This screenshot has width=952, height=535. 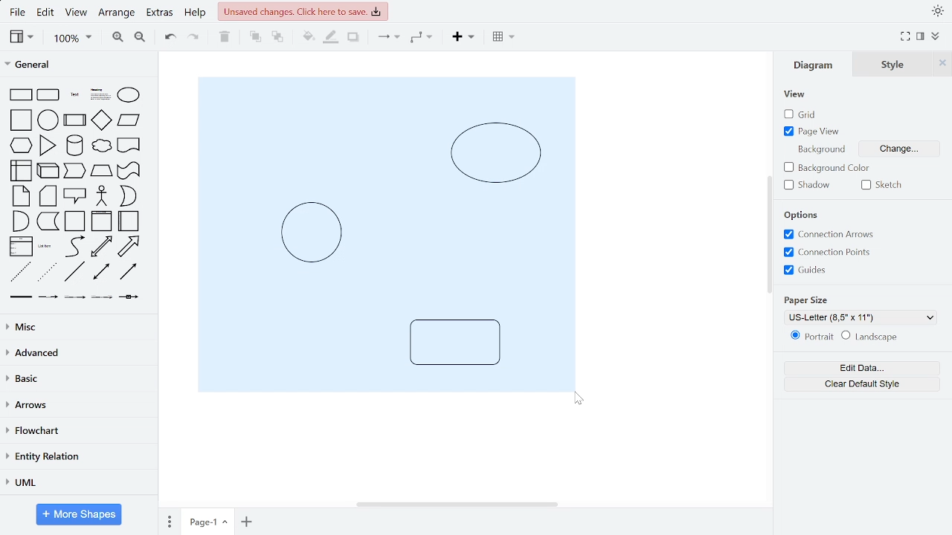 I want to click on container, so click(x=76, y=221).